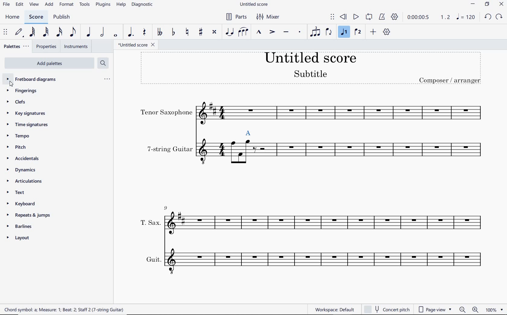 The height and width of the screenshot is (315, 507). What do you see at coordinates (429, 17) in the screenshot?
I see `PLAY SPEED` at bounding box center [429, 17].